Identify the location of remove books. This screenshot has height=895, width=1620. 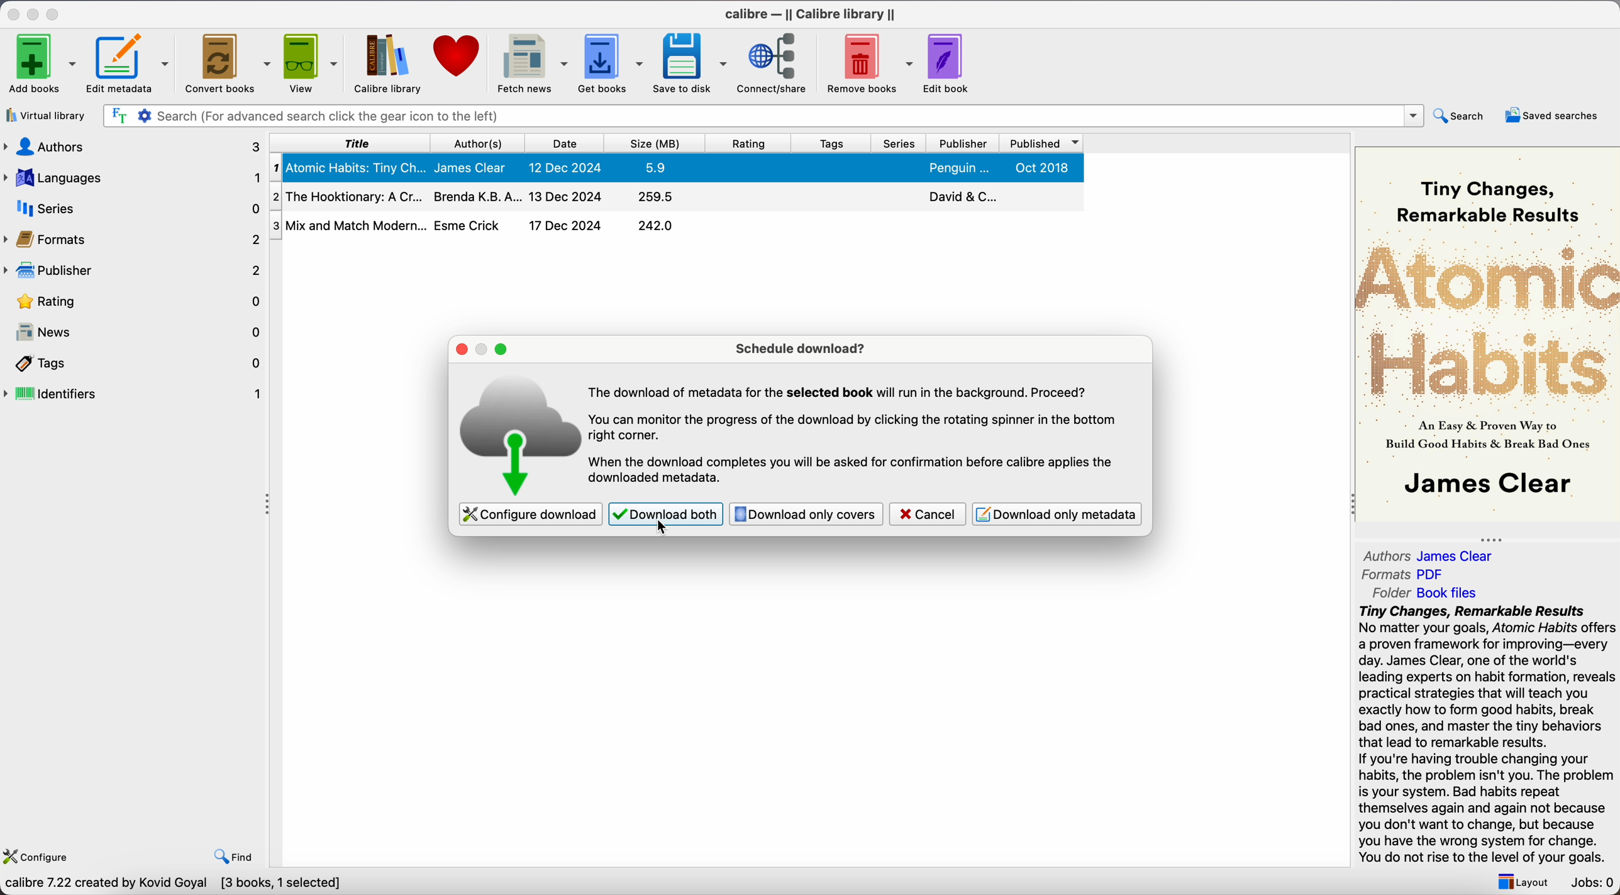
(870, 63).